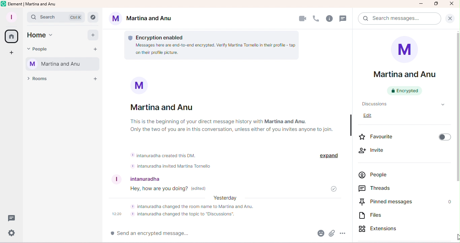  What do you see at coordinates (451, 19) in the screenshot?
I see `Close` at bounding box center [451, 19].